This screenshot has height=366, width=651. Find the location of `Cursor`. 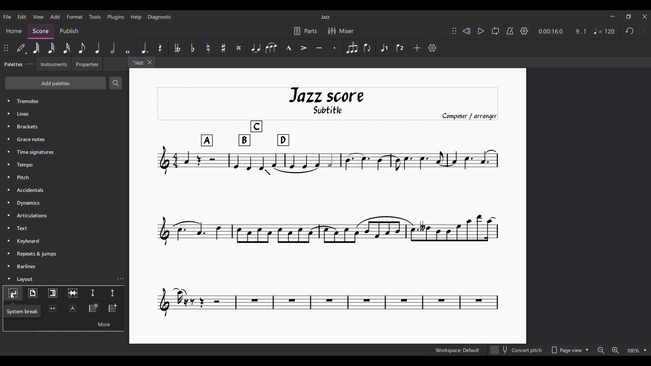

Cursor is located at coordinates (13, 296).